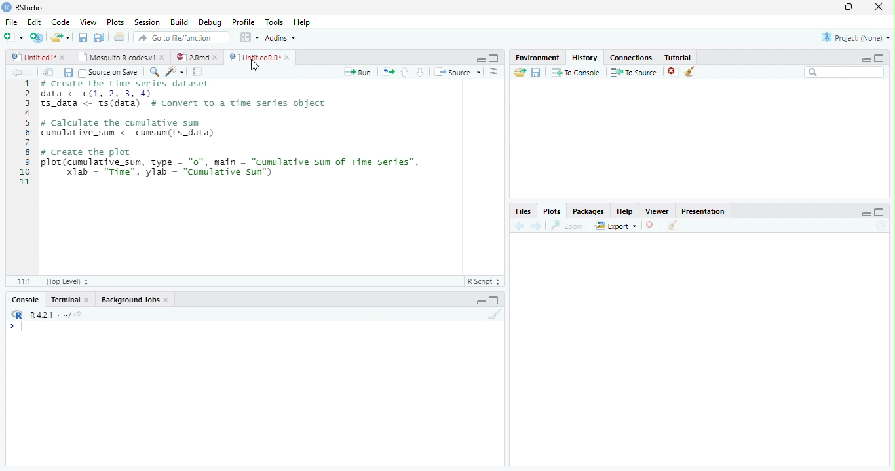 This screenshot has height=471, width=895. Describe the element at coordinates (22, 281) in the screenshot. I see `1:1` at that location.